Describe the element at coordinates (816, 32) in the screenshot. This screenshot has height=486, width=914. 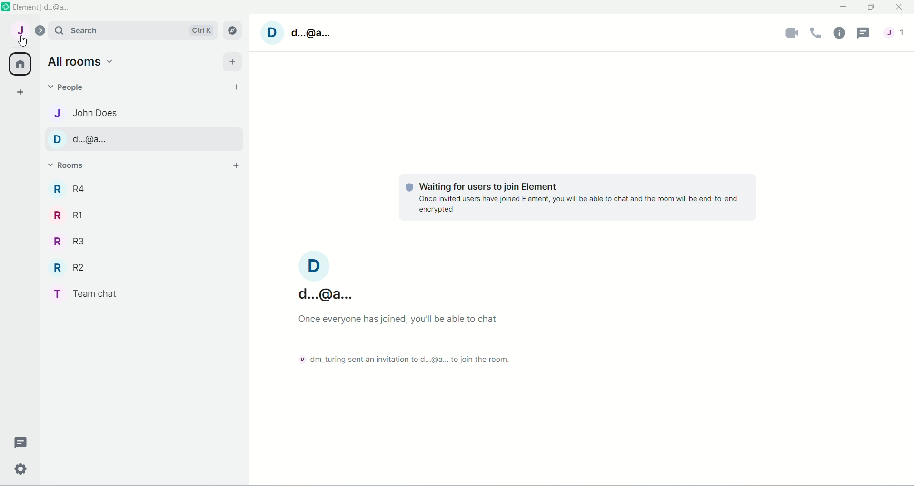
I see `Voice call` at that location.